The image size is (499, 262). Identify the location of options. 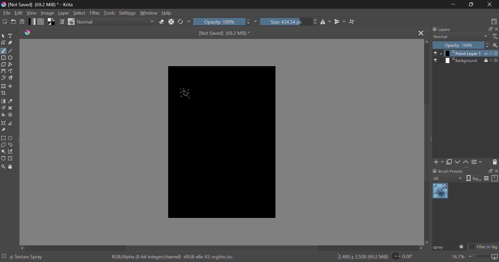
(491, 178).